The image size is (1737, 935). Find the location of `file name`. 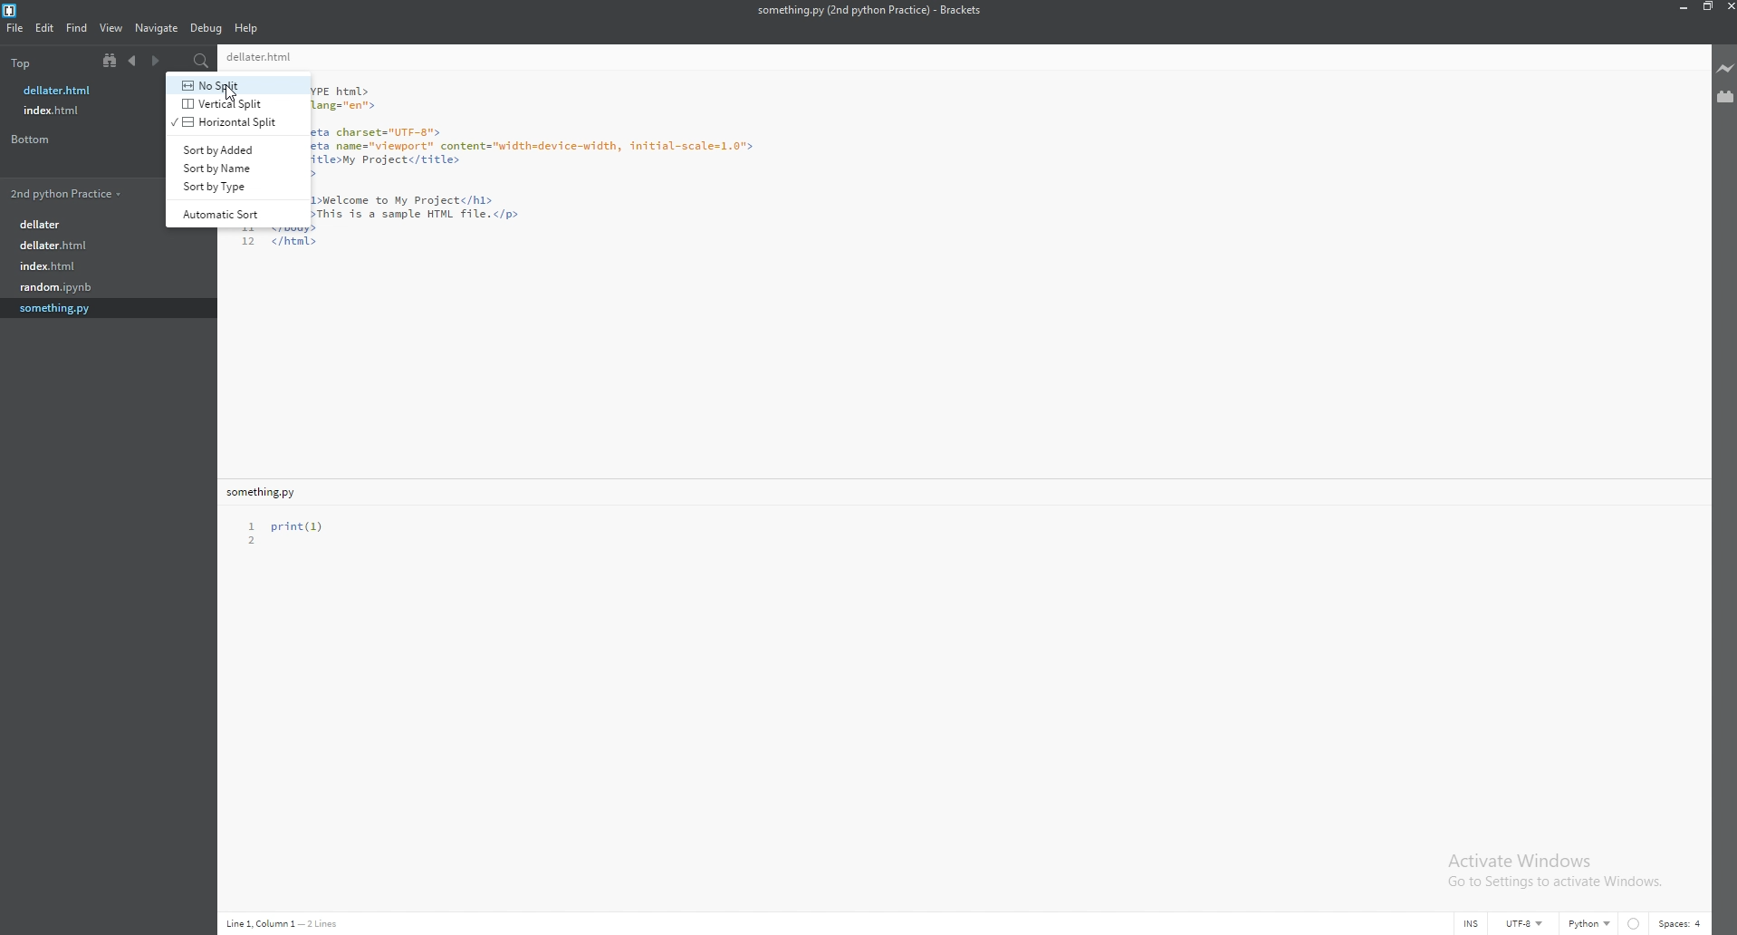

file name is located at coordinates (267, 494).